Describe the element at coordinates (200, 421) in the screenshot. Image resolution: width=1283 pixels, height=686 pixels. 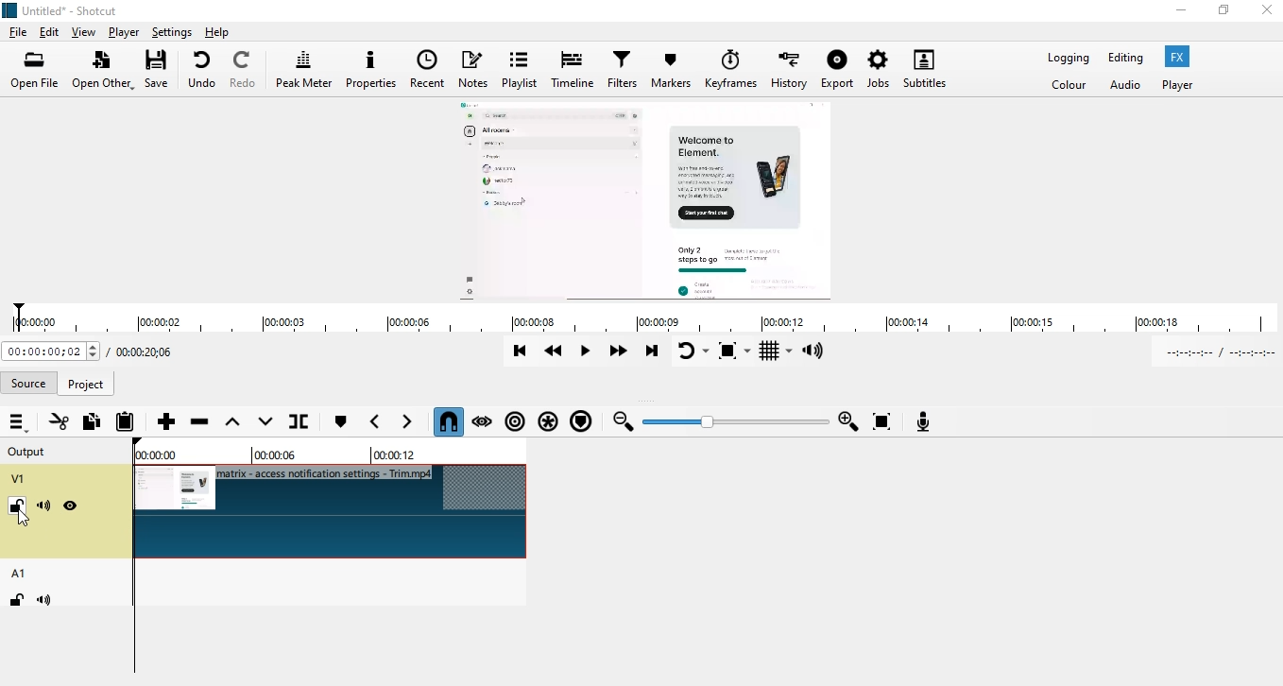
I see `Ripple delete` at that location.